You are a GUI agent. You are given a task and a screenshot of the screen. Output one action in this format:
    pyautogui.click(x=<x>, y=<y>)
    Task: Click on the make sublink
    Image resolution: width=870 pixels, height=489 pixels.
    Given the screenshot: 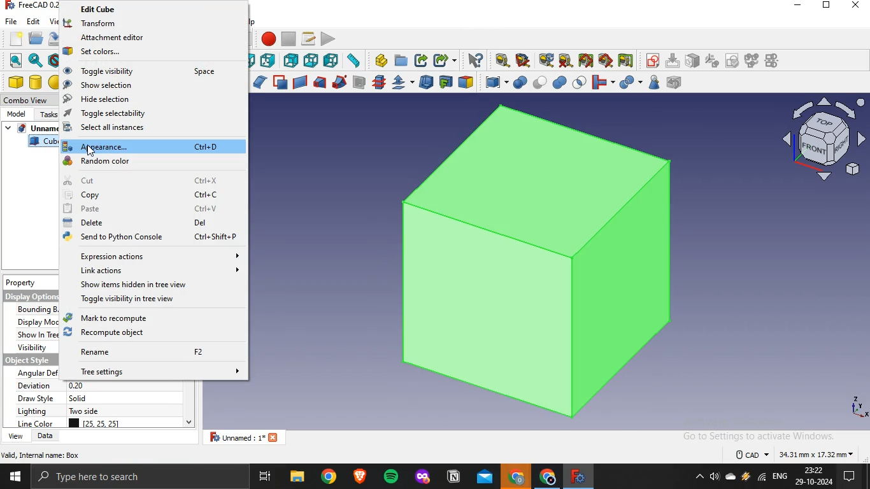 What is the action you would take?
    pyautogui.click(x=442, y=60)
    